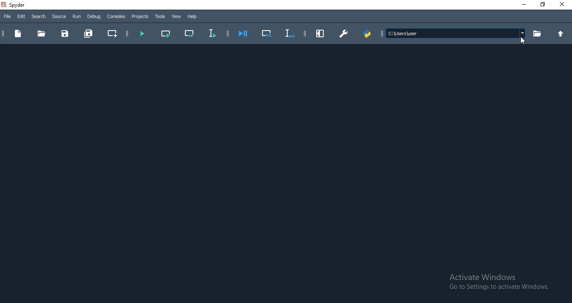 This screenshot has height=303, width=572. Describe the element at coordinates (523, 41) in the screenshot. I see `Cursor` at that location.